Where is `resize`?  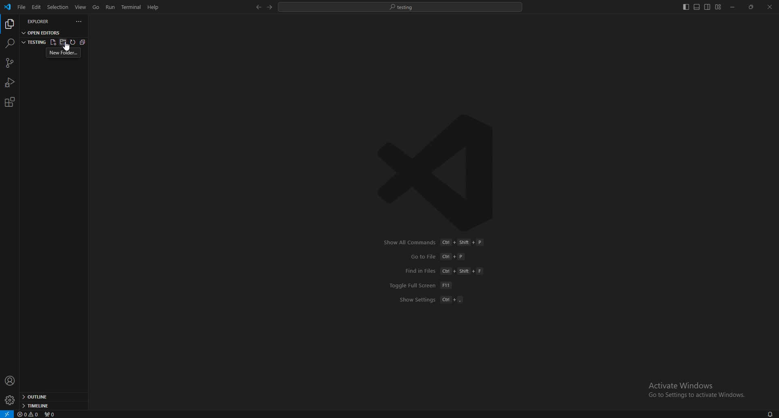
resize is located at coordinates (752, 7).